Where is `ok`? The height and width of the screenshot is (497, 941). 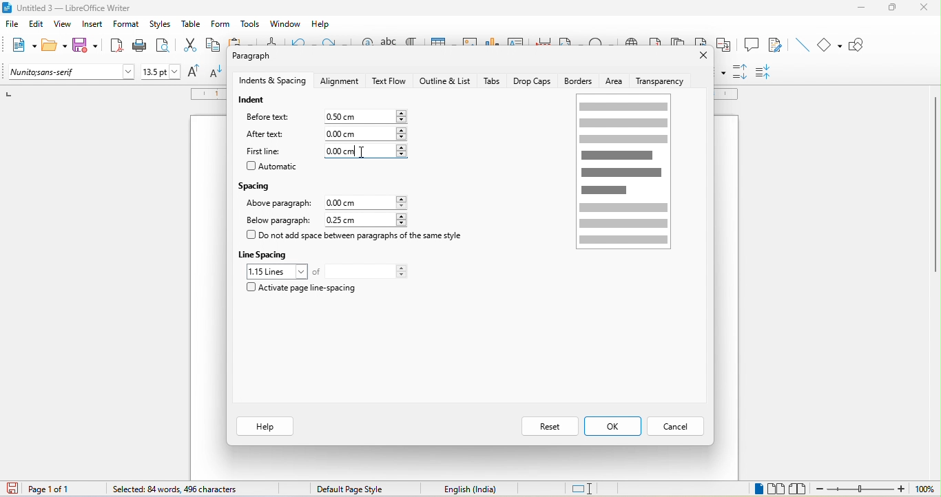
ok is located at coordinates (612, 426).